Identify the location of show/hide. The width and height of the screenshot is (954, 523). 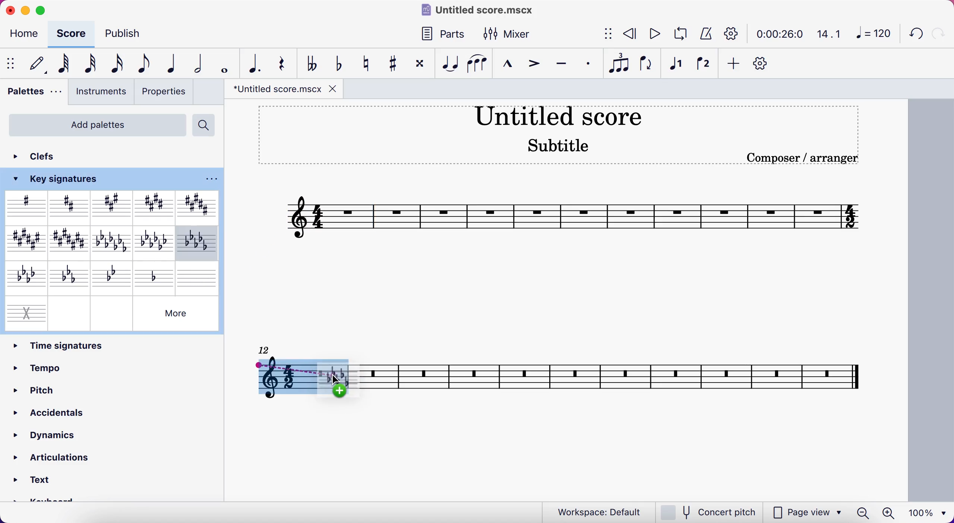
(607, 32).